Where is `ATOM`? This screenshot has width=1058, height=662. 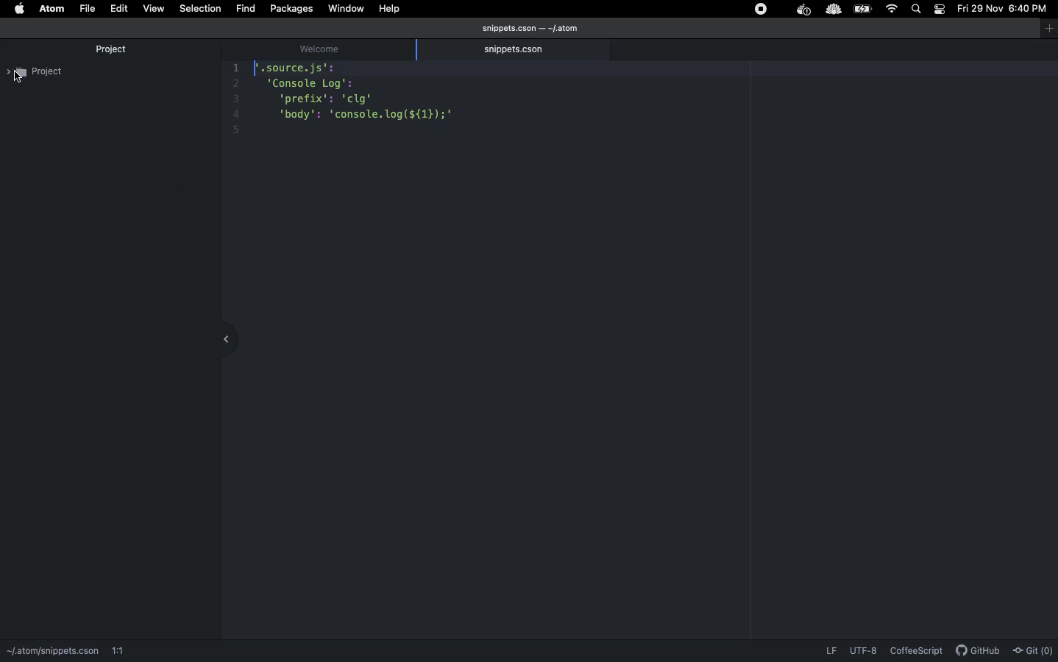
ATOM is located at coordinates (52, 9).